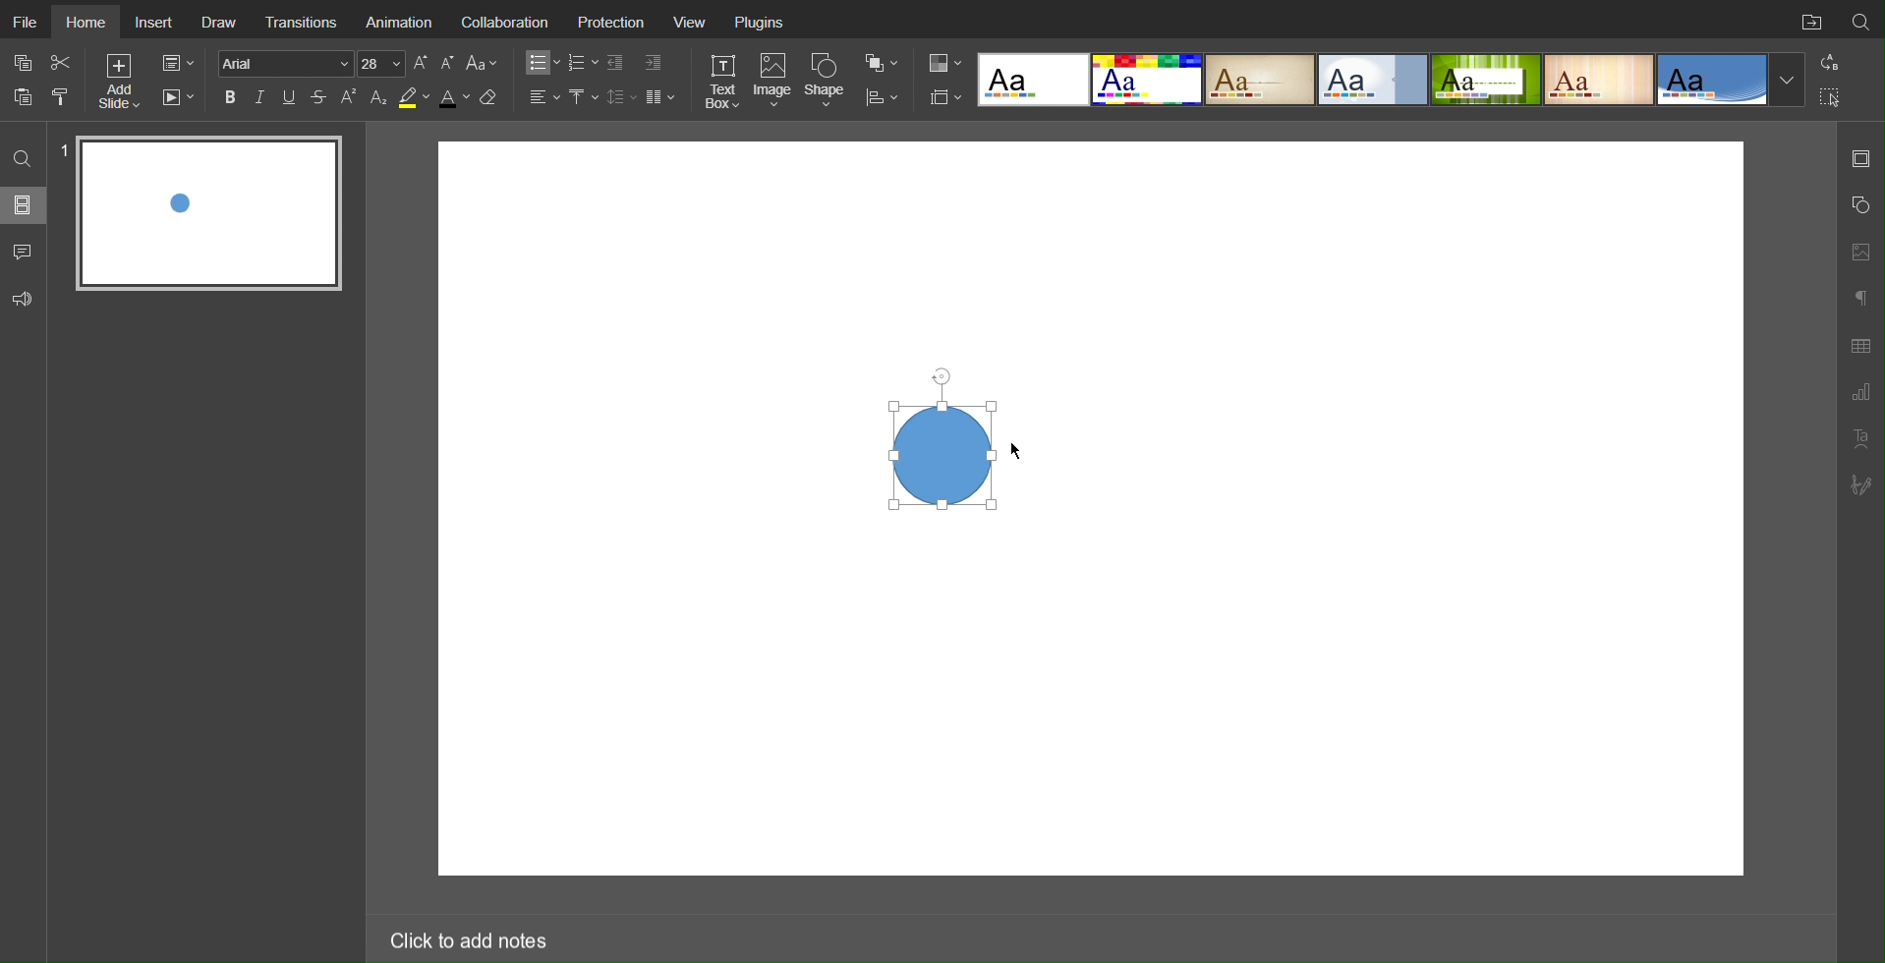  What do you see at coordinates (350, 97) in the screenshot?
I see `Superscript` at bounding box center [350, 97].